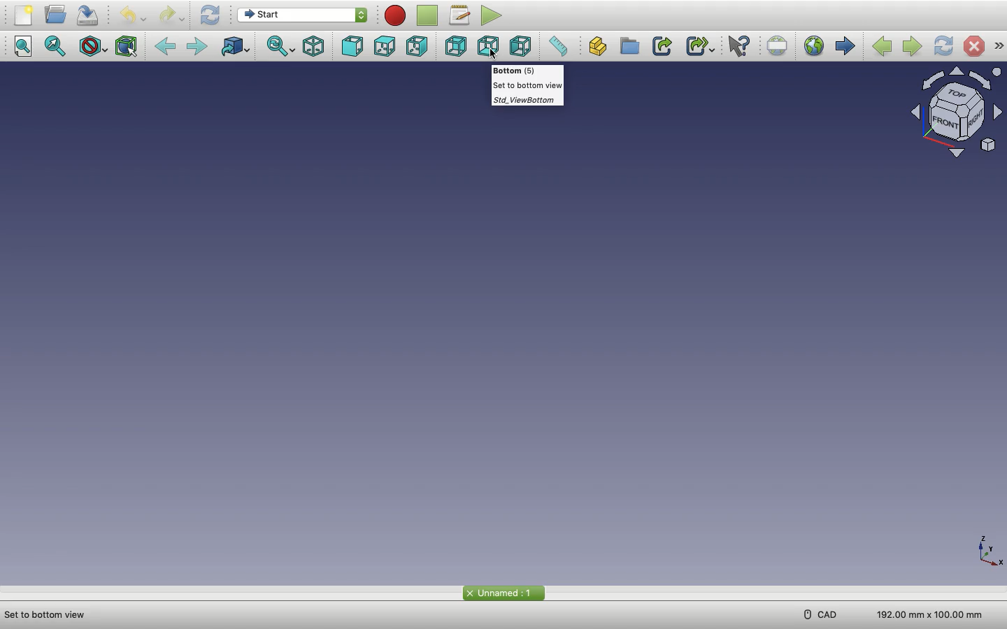 The height and width of the screenshot is (629, 1007). I want to click on Isometric, so click(315, 48).